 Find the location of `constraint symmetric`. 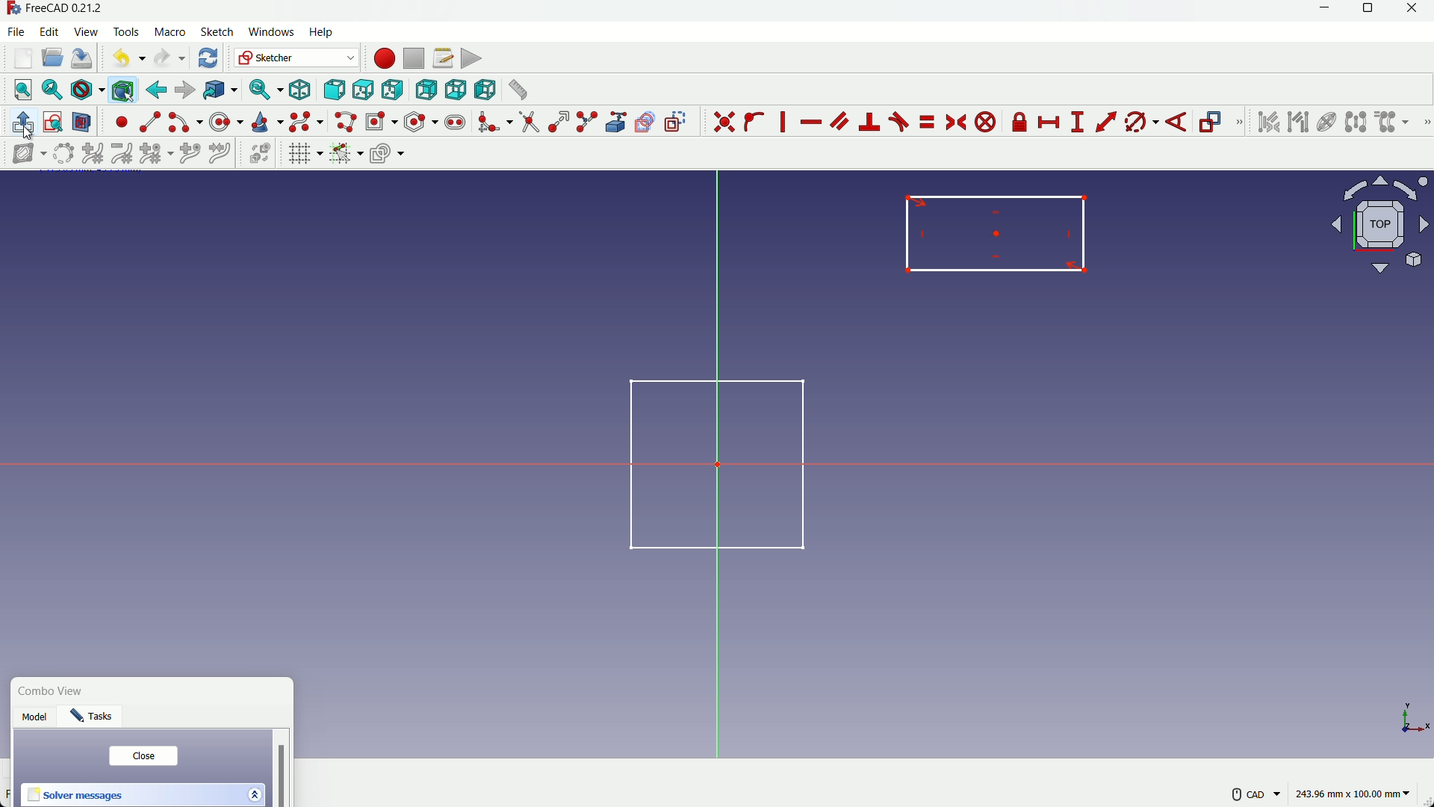

constraint symmetric is located at coordinates (957, 123).